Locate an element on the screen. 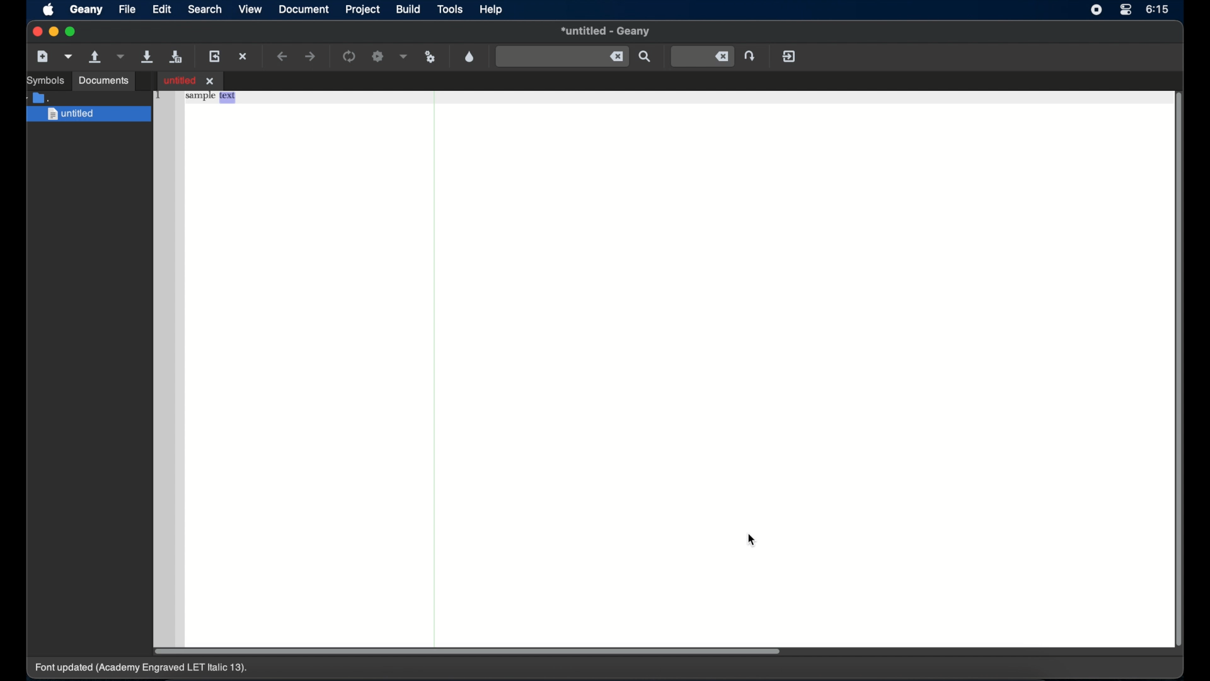 This screenshot has width=1210, height=681. untitled is located at coordinates (89, 115).